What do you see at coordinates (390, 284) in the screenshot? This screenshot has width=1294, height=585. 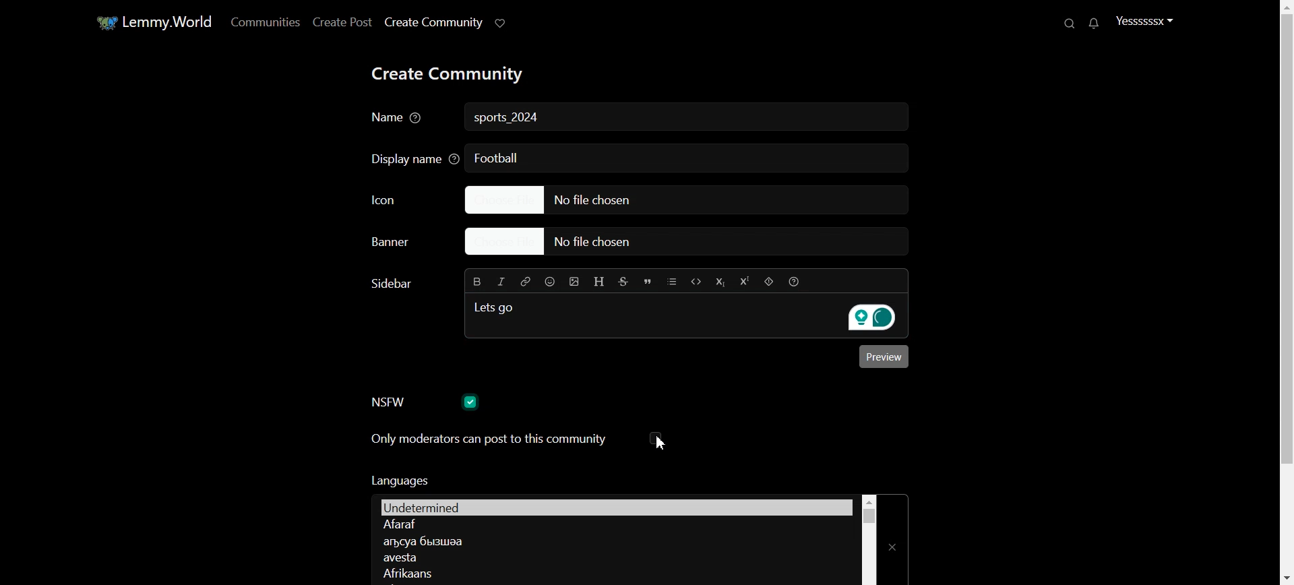 I see `Text` at bounding box center [390, 284].